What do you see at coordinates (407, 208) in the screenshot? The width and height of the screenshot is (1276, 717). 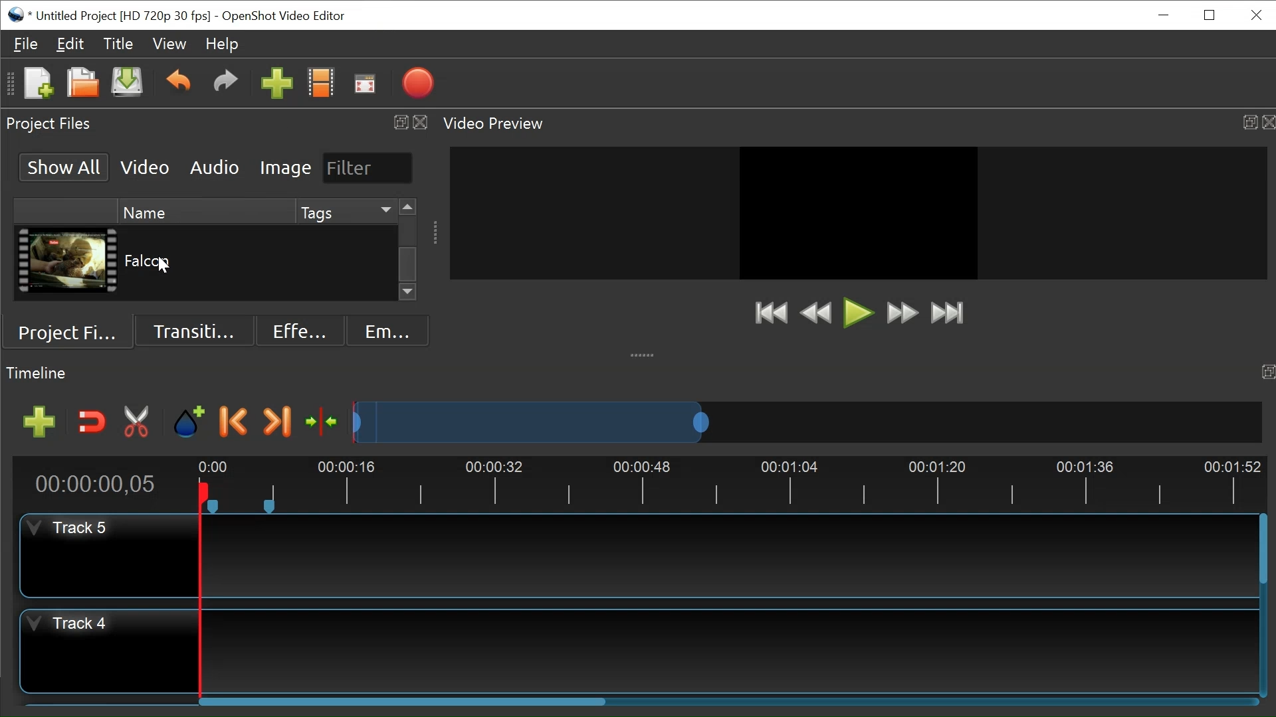 I see `Scroll up` at bounding box center [407, 208].